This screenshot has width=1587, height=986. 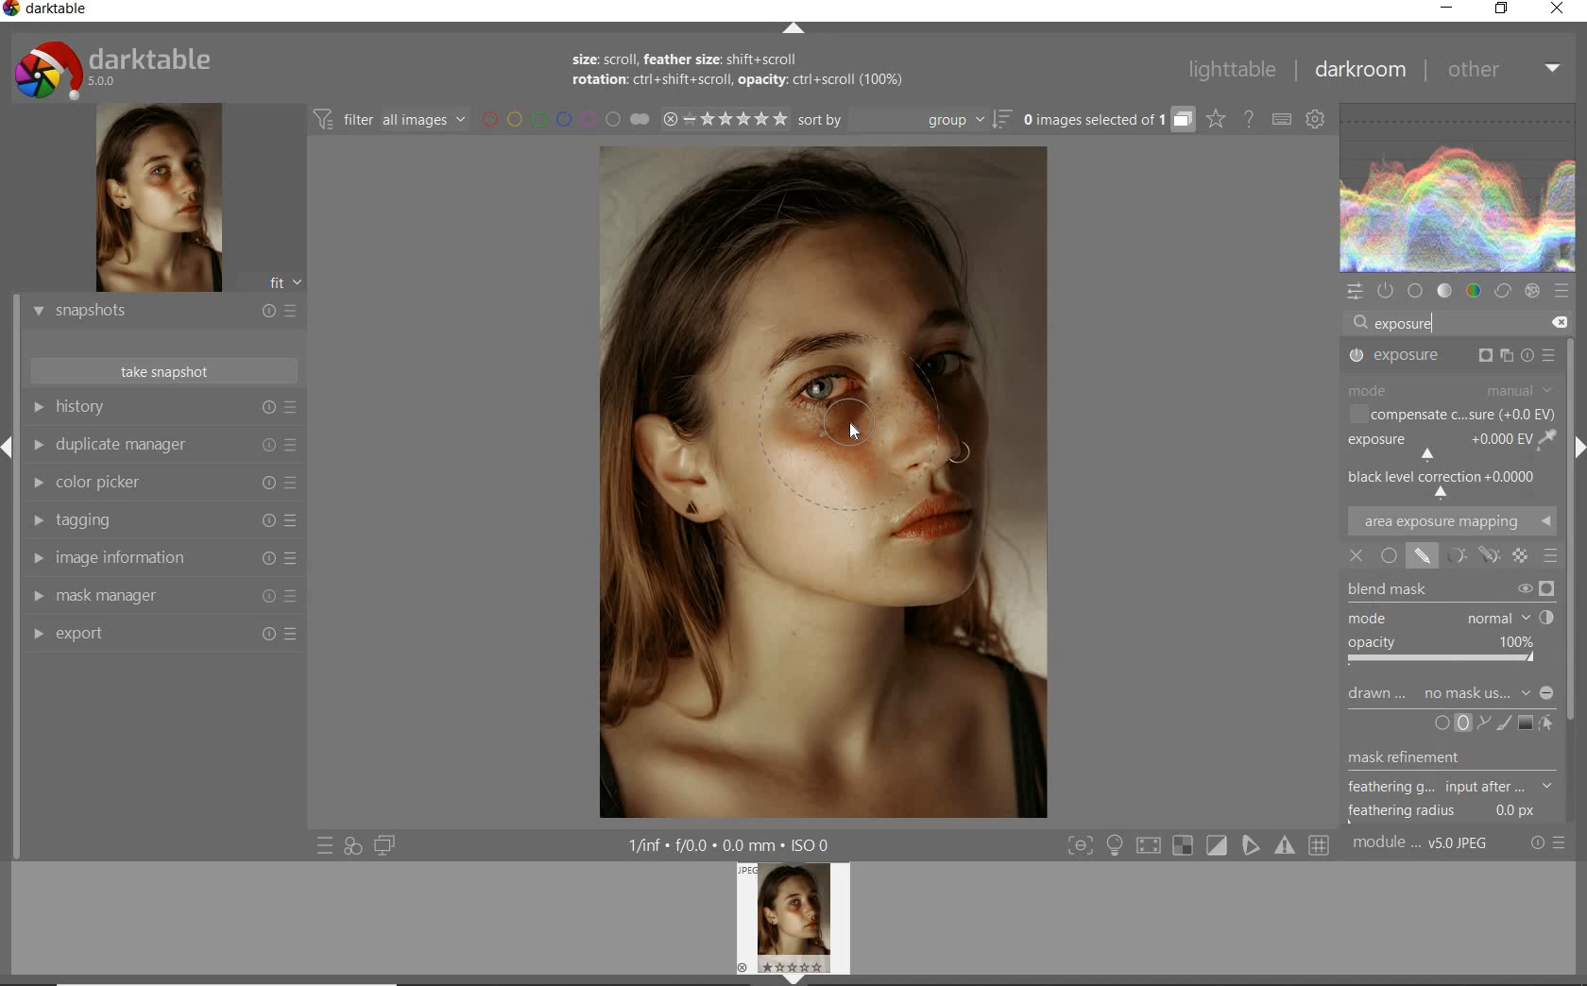 What do you see at coordinates (867, 433) in the screenshot?
I see `DRAWN MASK` at bounding box center [867, 433].